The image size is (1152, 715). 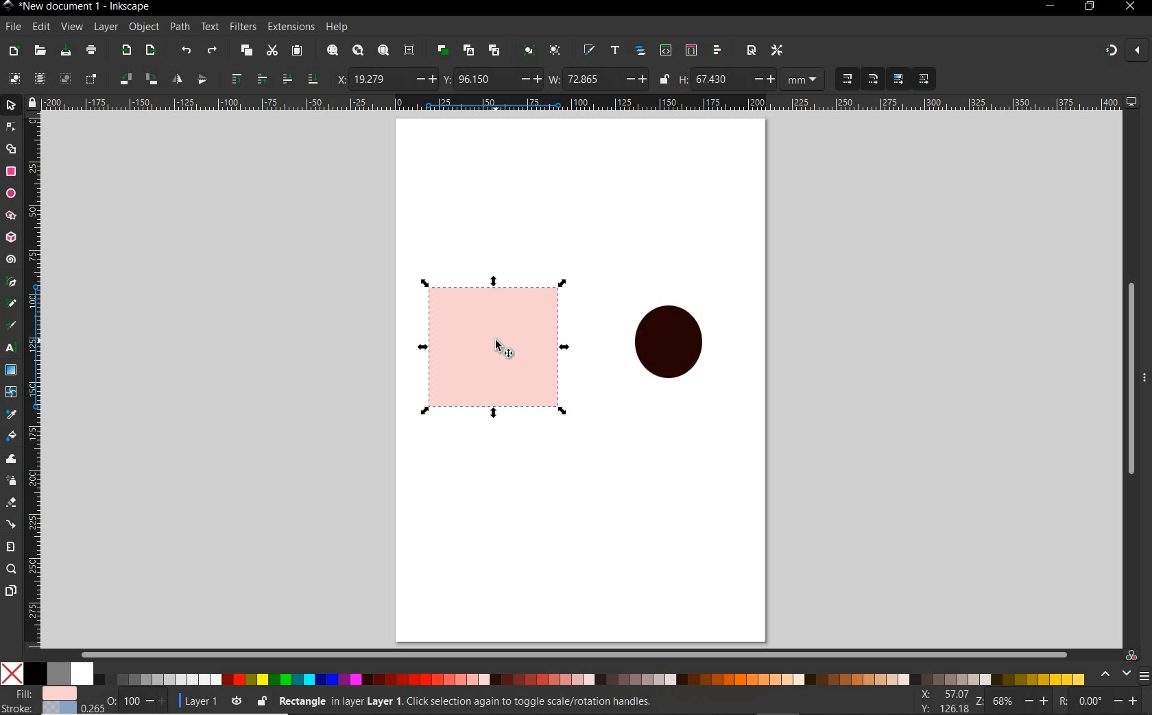 I want to click on shape SELECTED, so click(x=492, y=344).